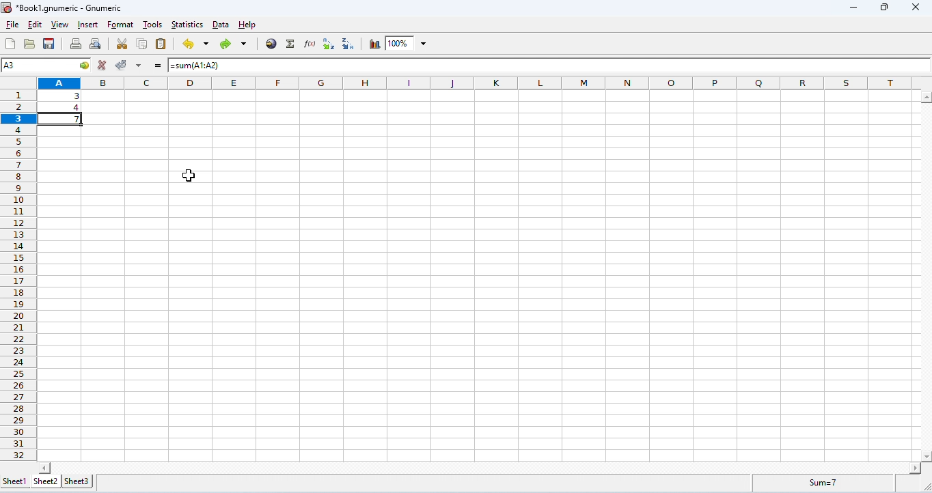 This screenshot has width=932, height=493. What do you see at coordinates (221, 25) in the screenshot?
I see `data` at bounding box center [221, 25].